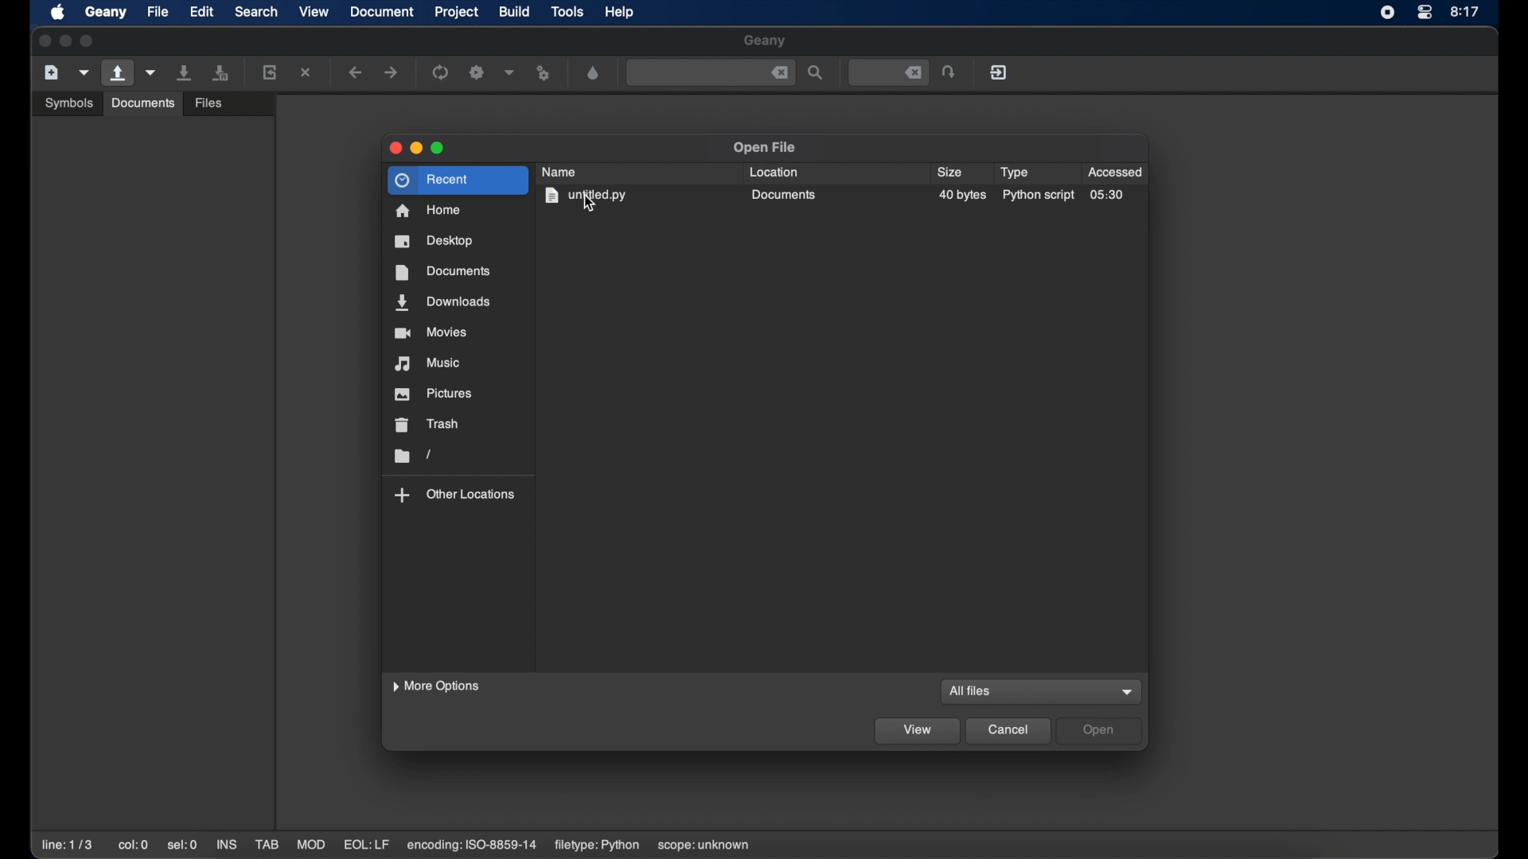 This screenshot has height=859, width=1528. Describe the element at coordinates (89, 41) in the screenshot. I see `maximize` at that location.